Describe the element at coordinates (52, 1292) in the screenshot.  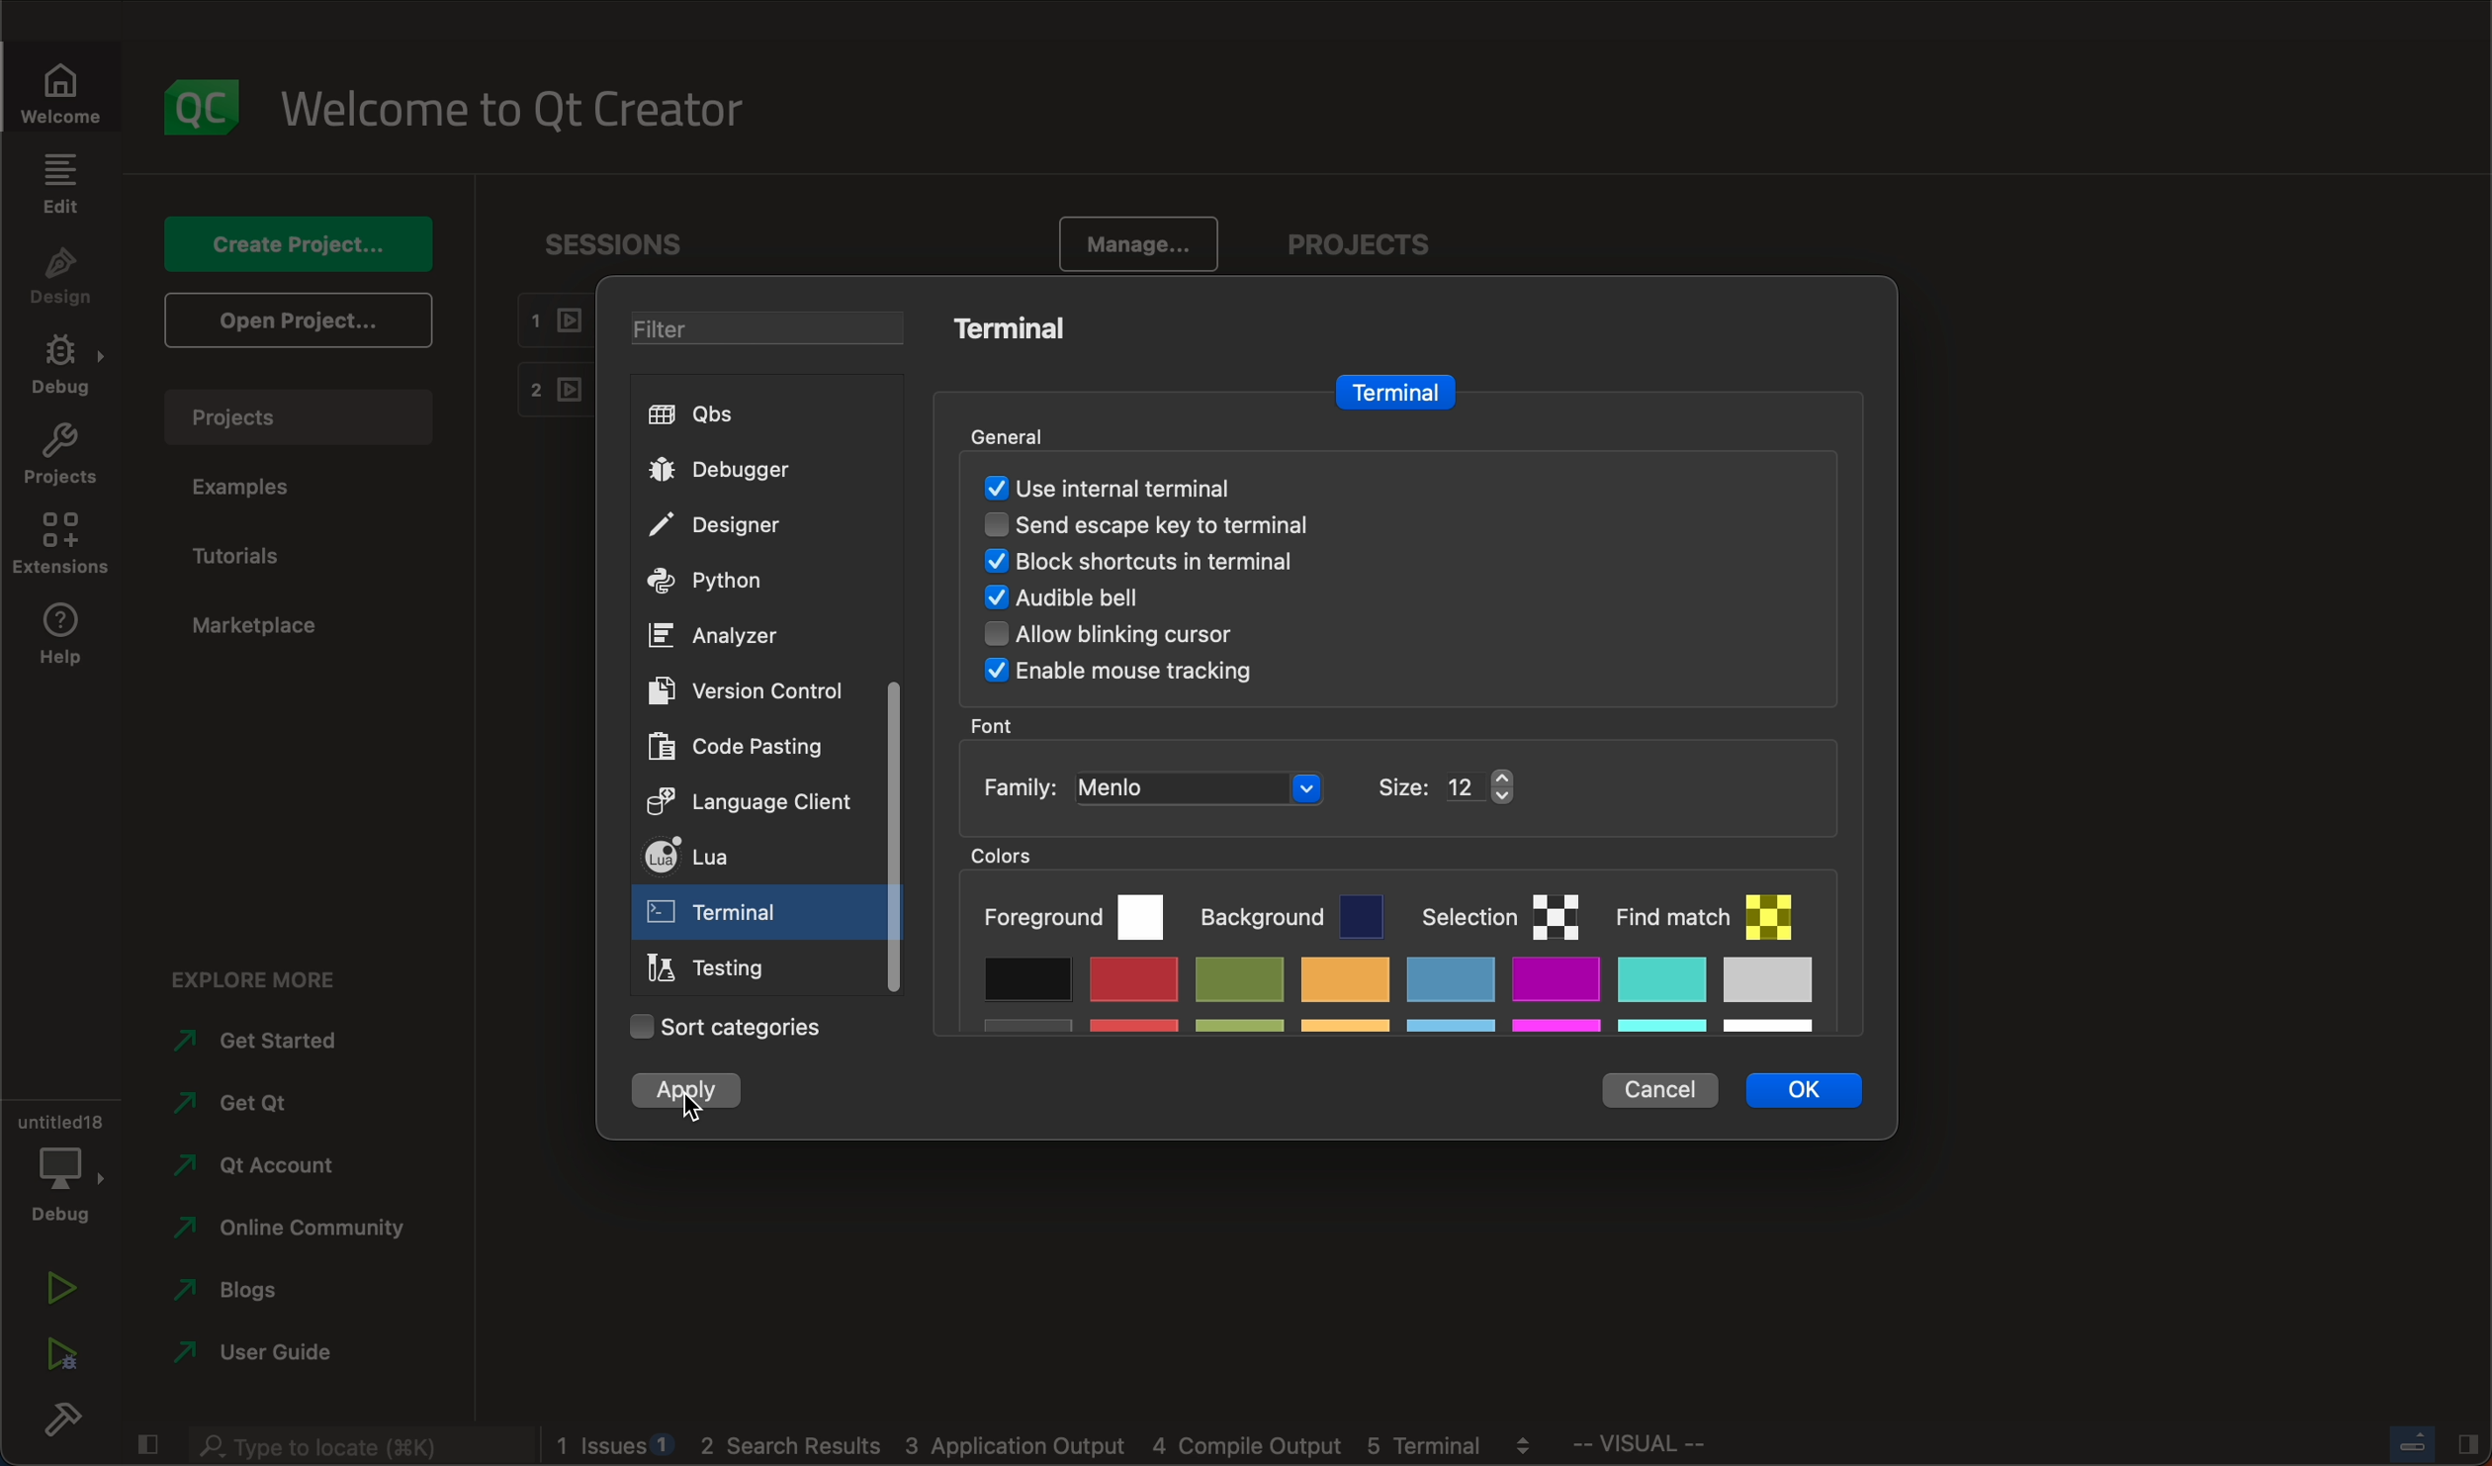
I see `run` at that location.